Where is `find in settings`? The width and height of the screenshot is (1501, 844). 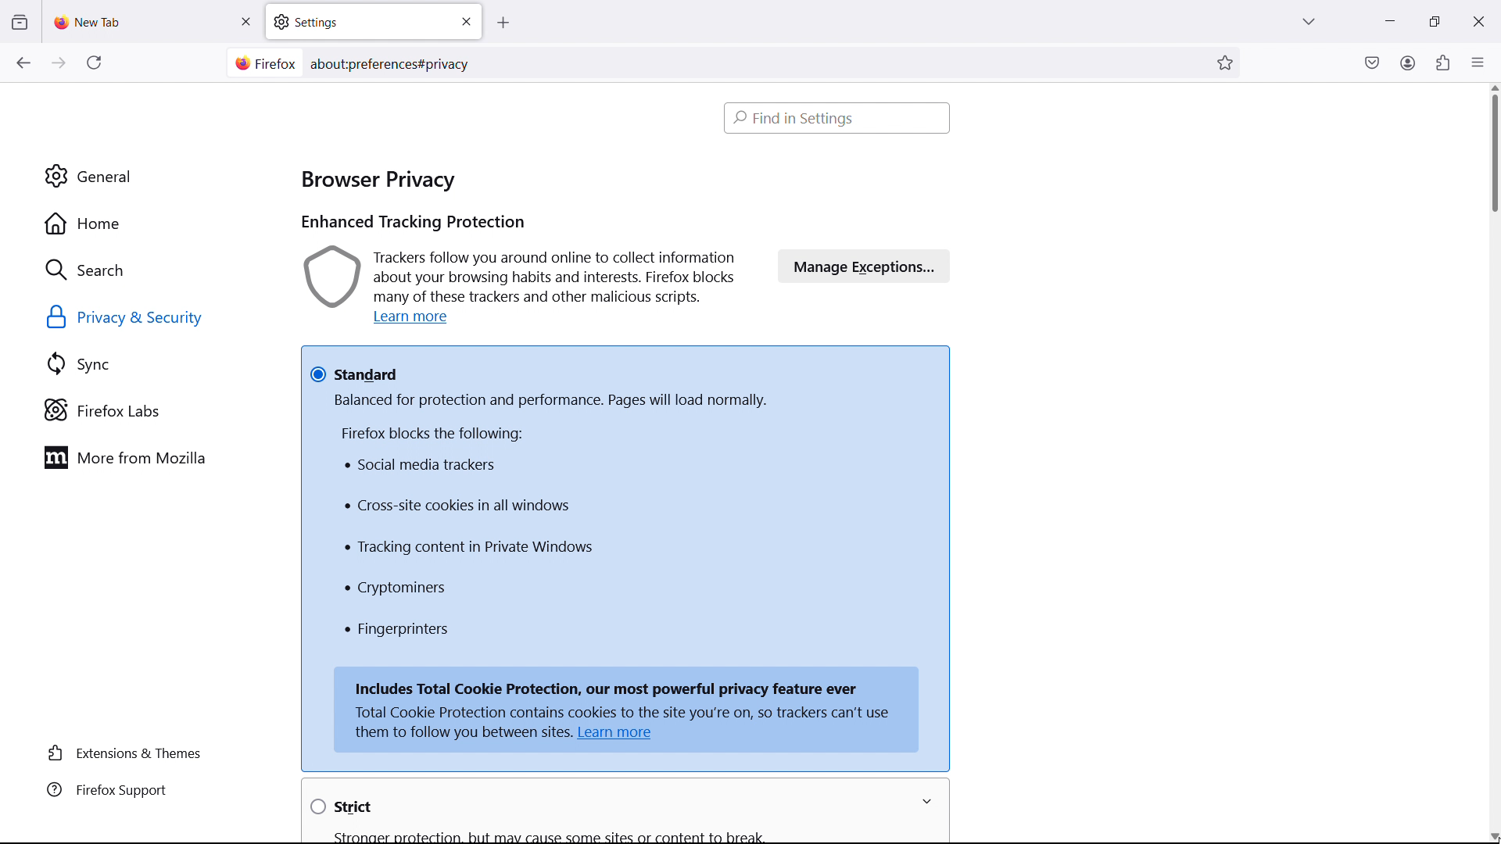 find in settings is located at coordinates (838, 117).